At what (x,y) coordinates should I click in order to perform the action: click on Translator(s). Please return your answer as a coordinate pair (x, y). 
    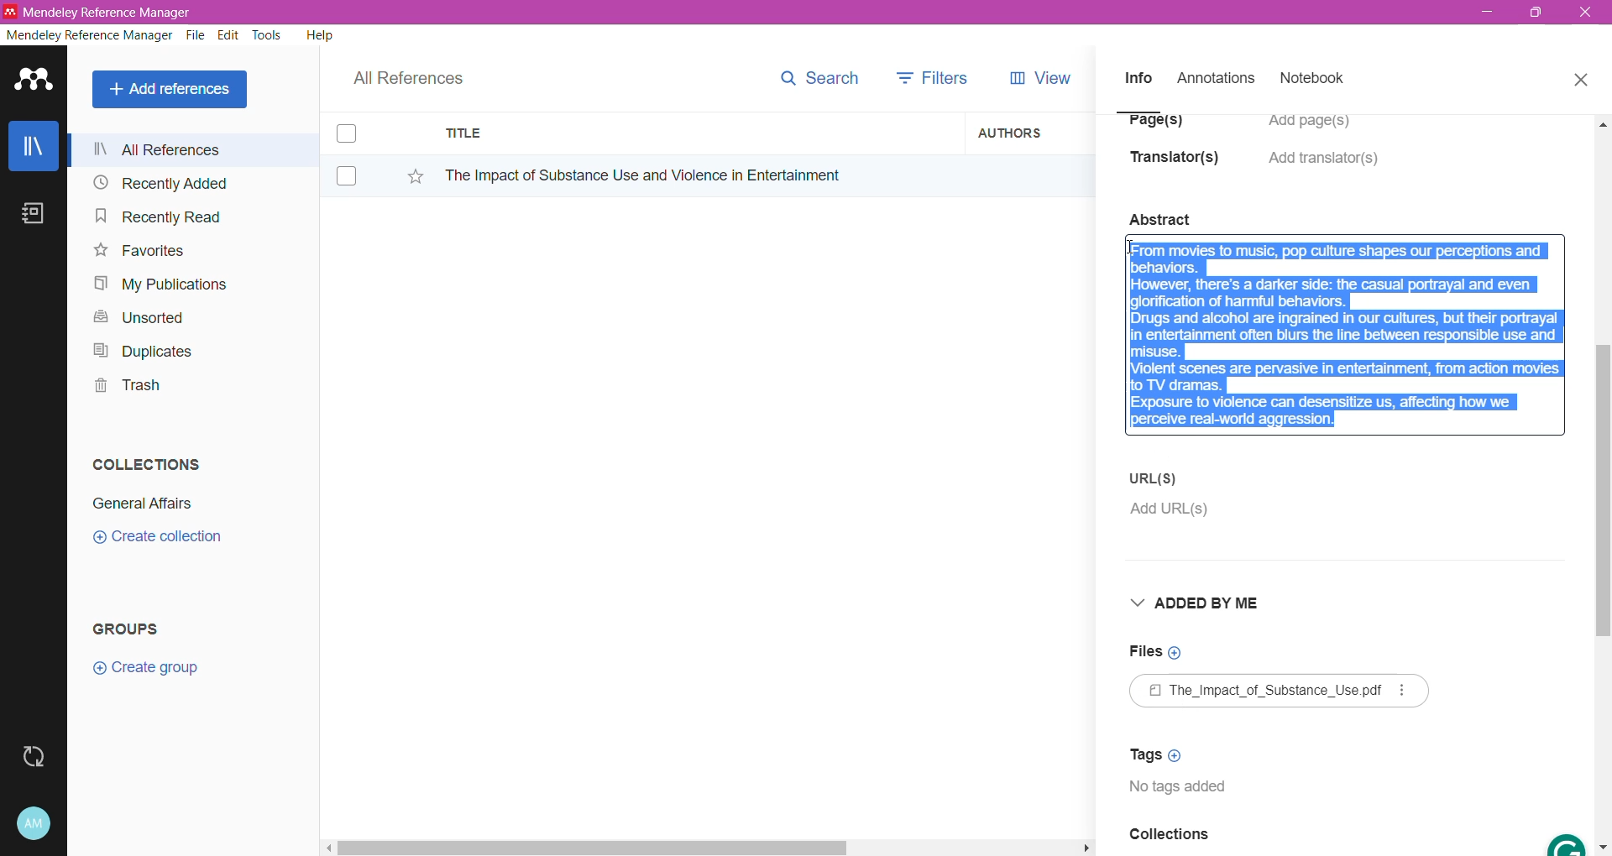
    Looking at the image, I should click on (1180, 165).